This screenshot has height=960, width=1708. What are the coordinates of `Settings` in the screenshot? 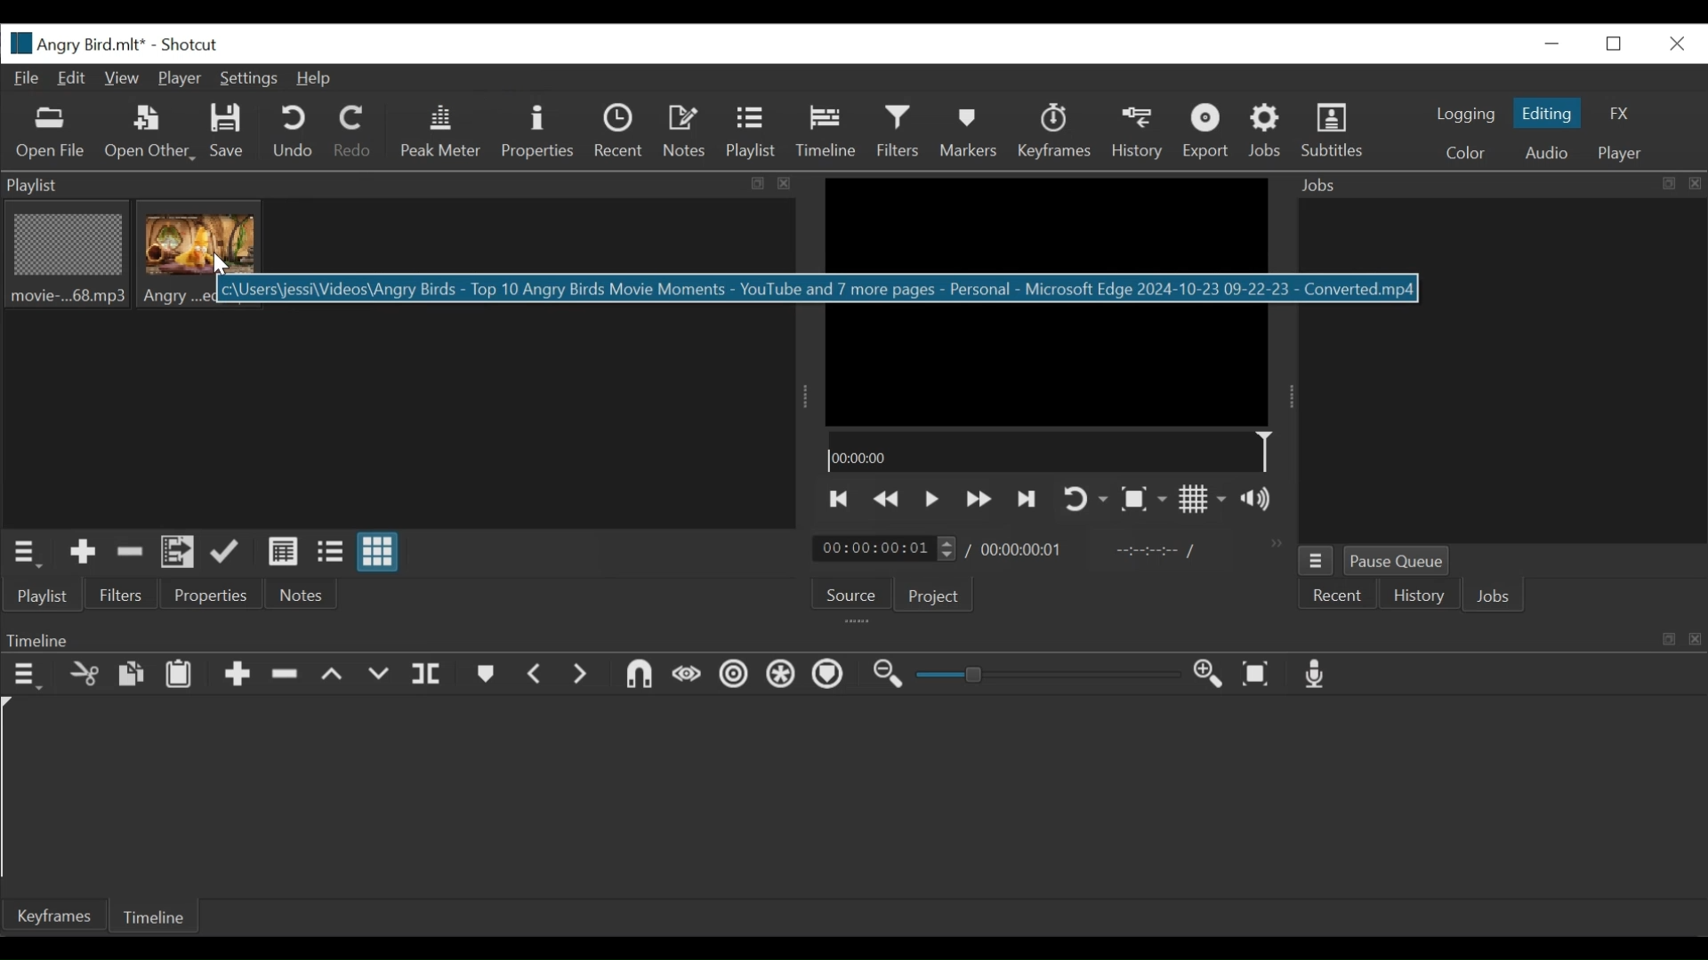 It's located at (248, 79).